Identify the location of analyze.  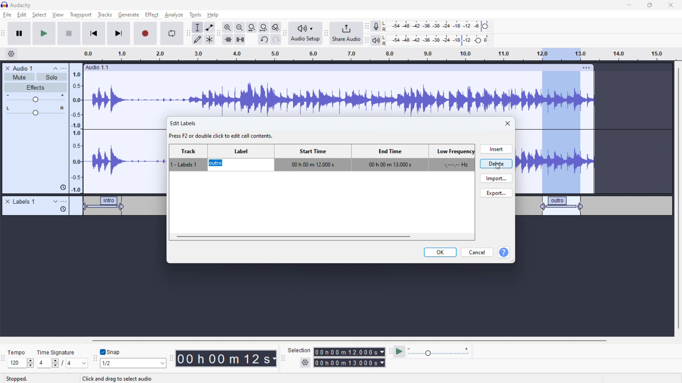
(173, 15).